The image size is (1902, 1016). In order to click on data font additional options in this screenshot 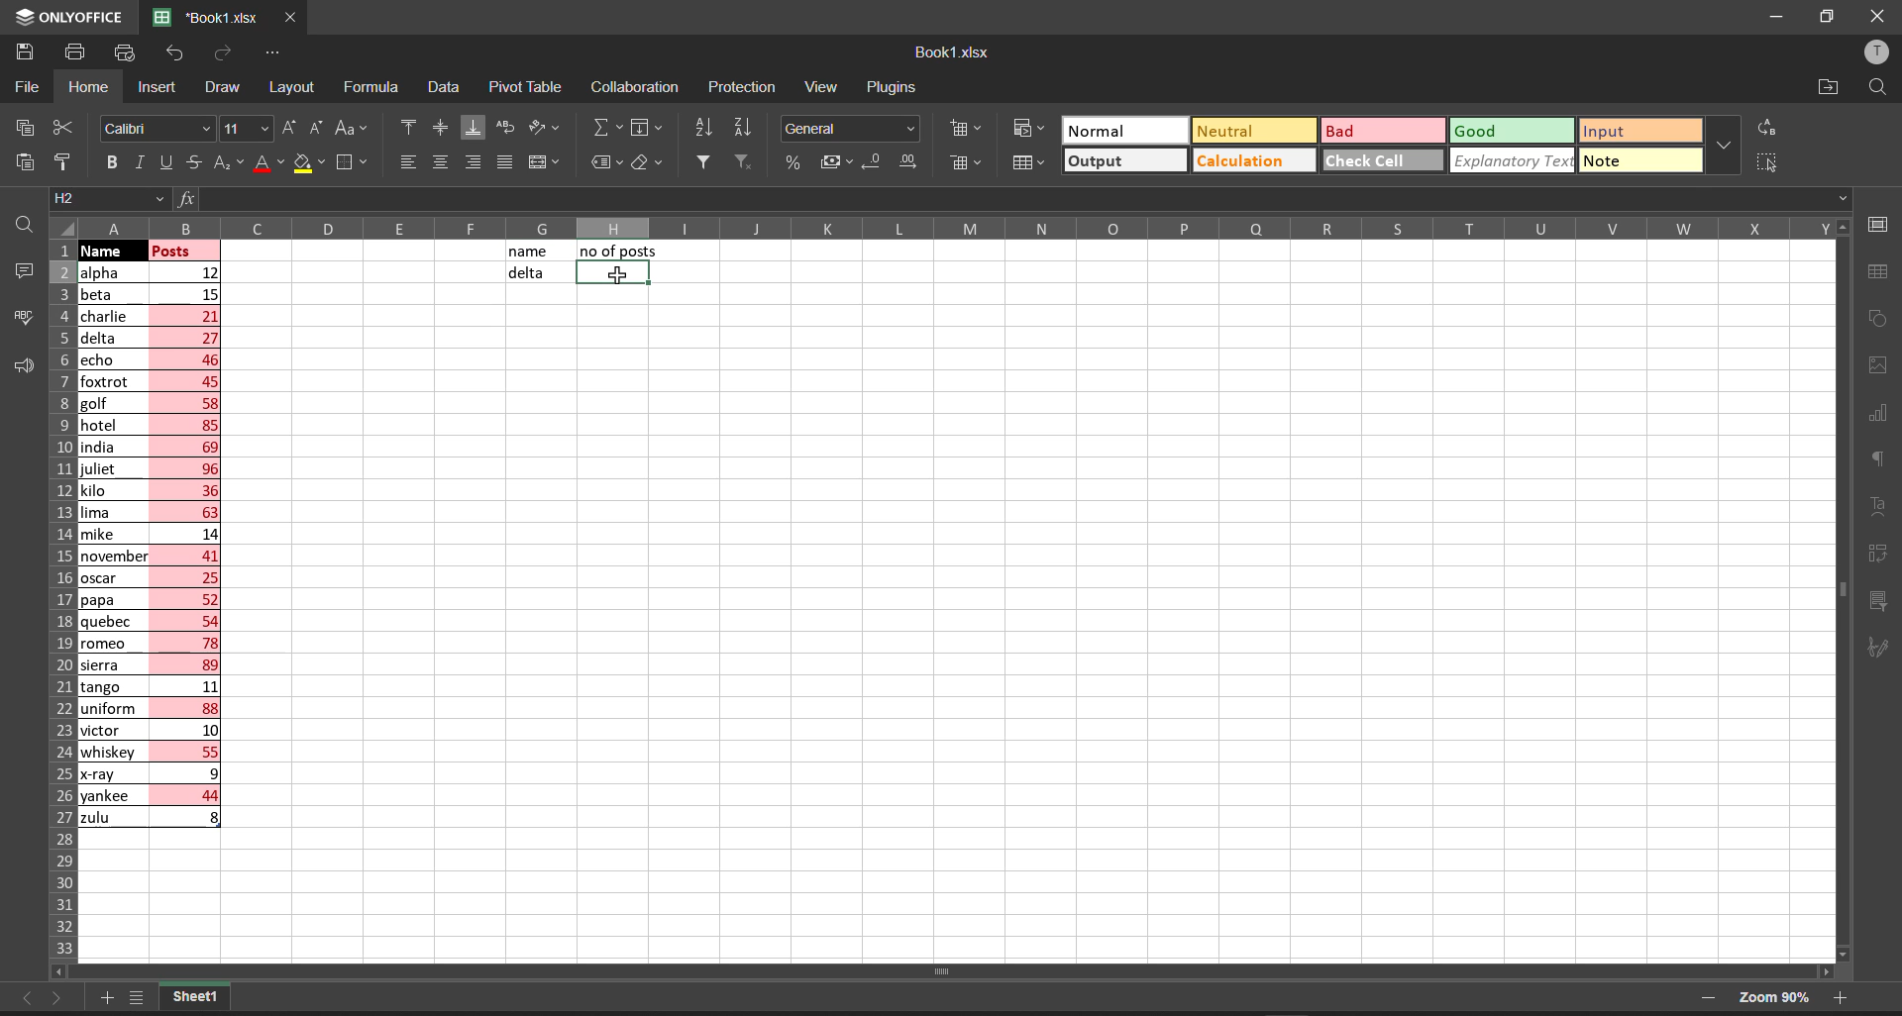, I will do `click(1723, 141)`.